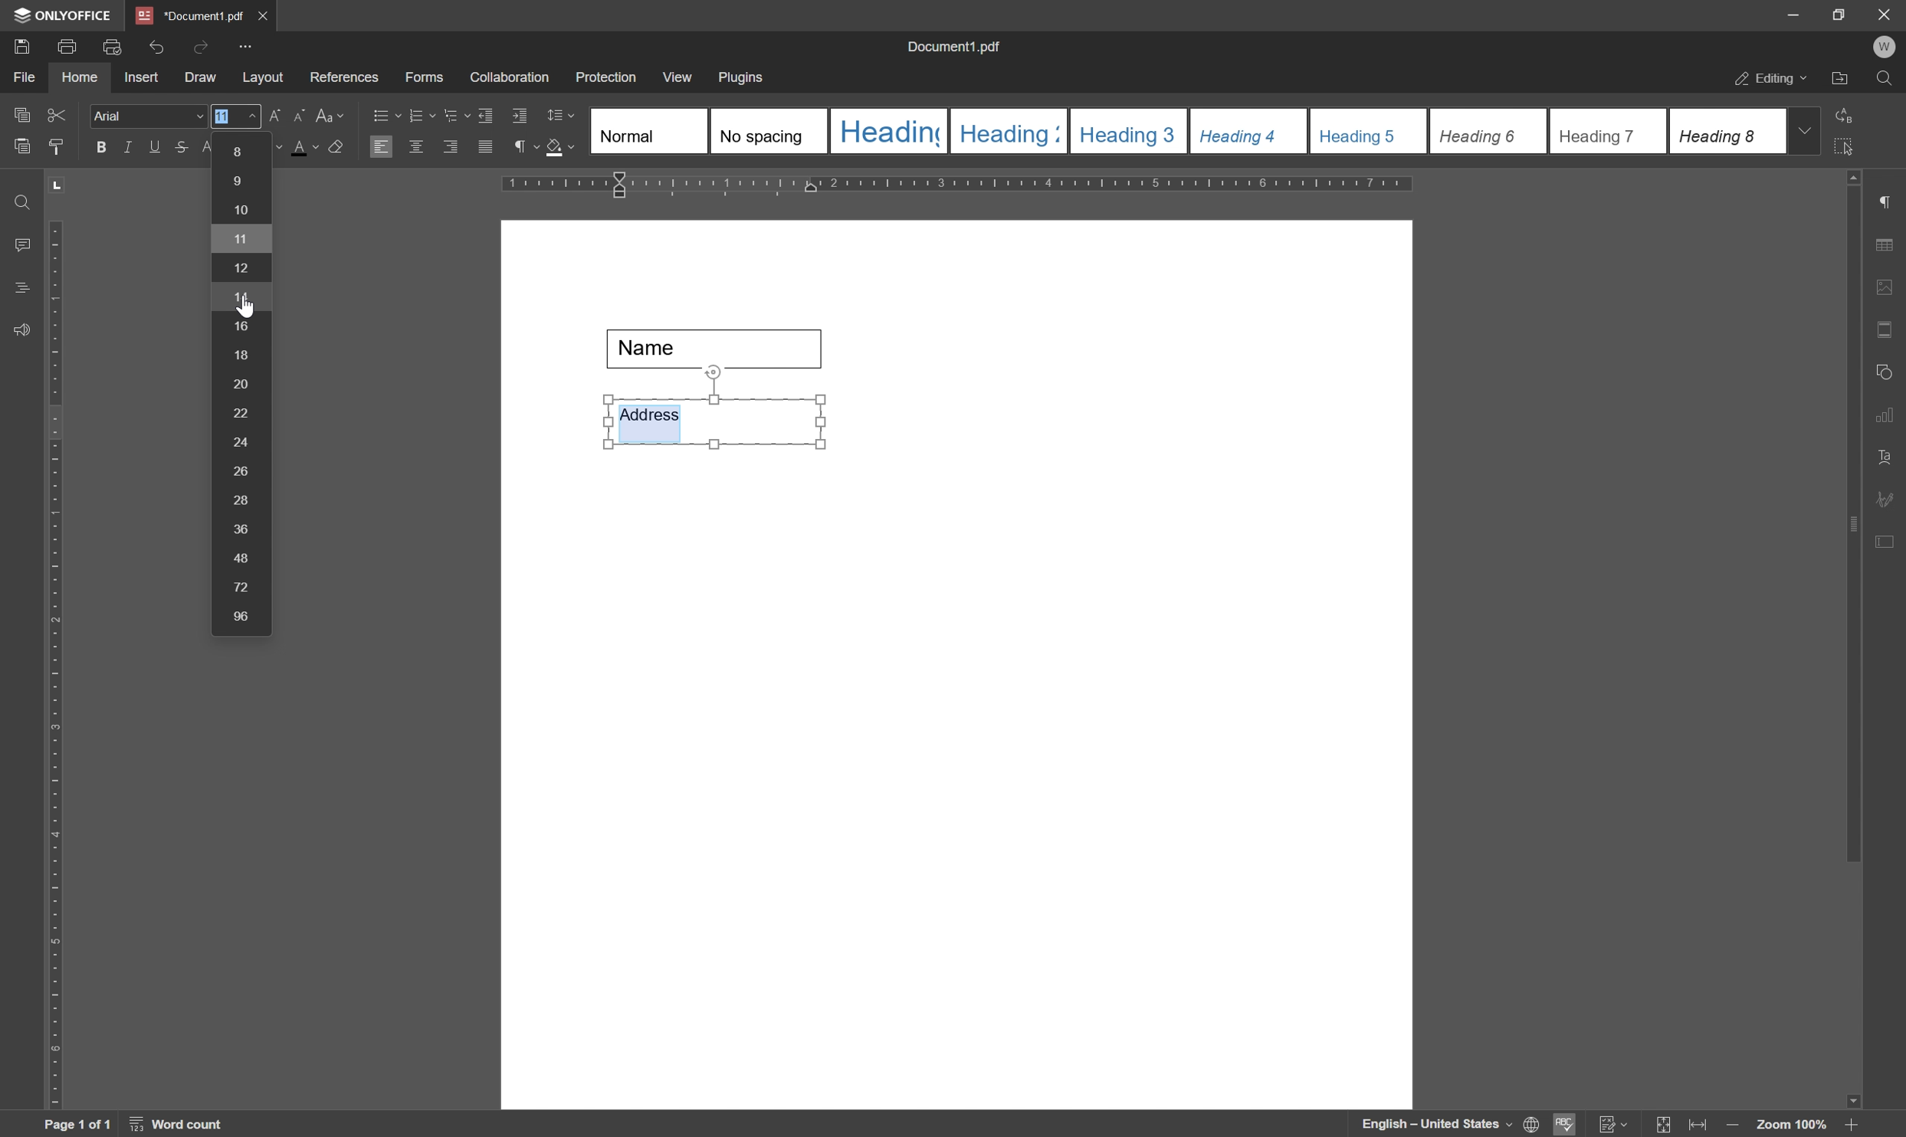 The width and height of the screenshot is (1906, 1137). Describe the element at coordinates (66, 15) in the screenshot. I see `onlyoffice` at that location.